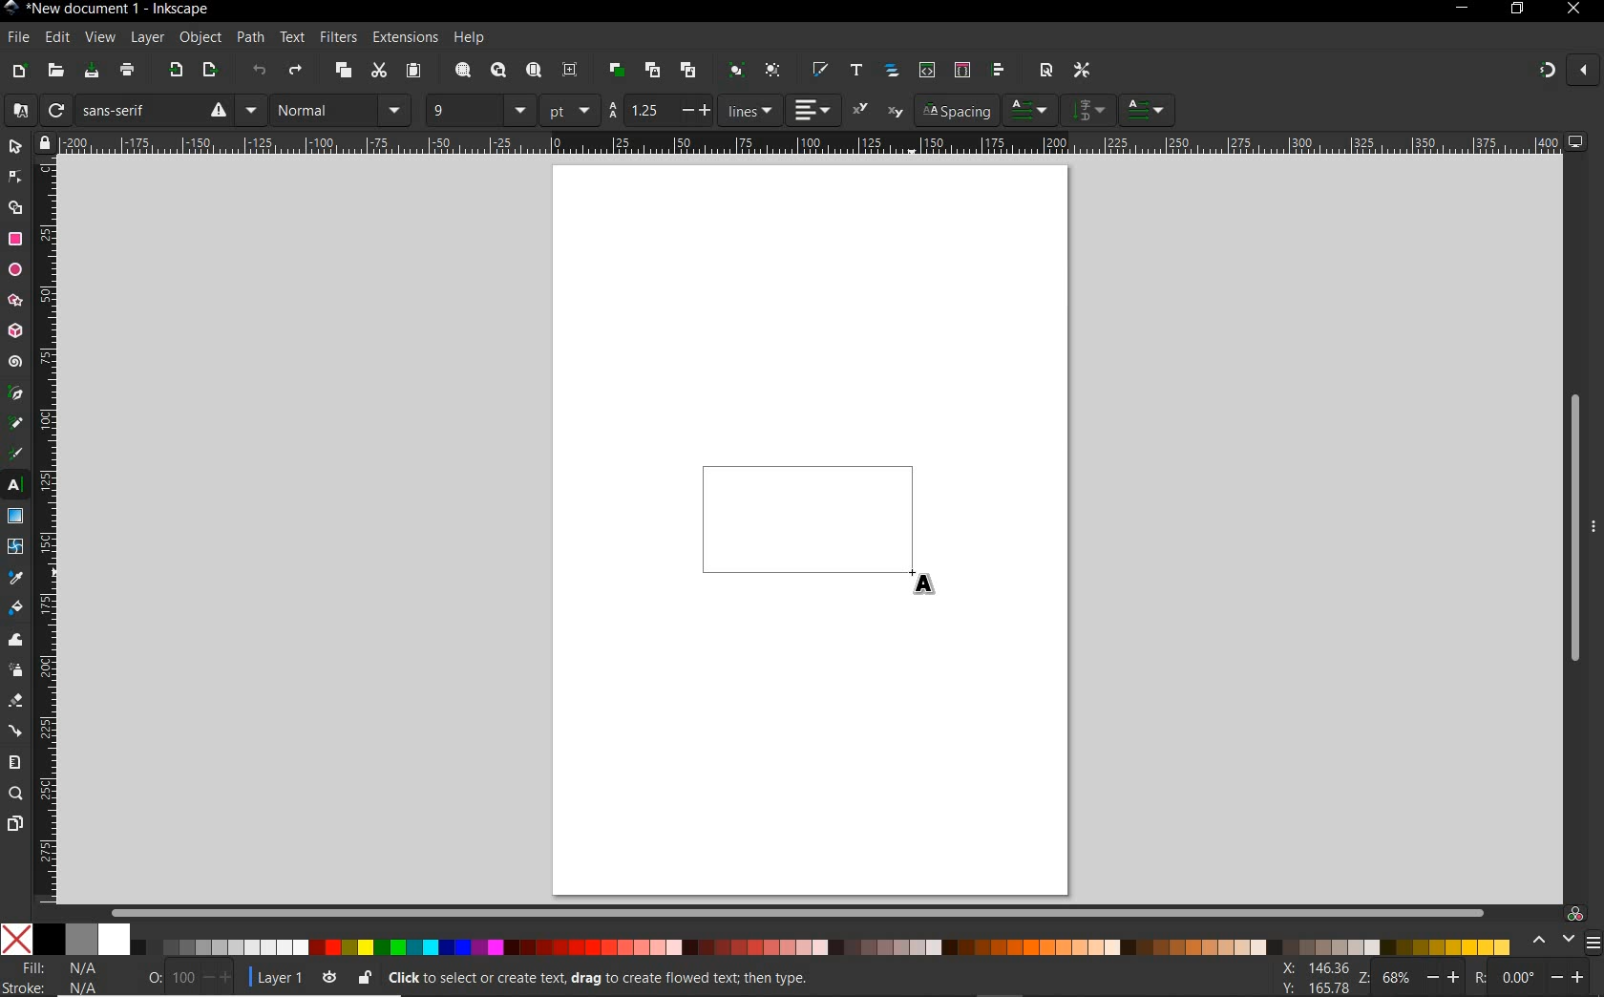  I want to click on snapping tool, so click(1544, 72).